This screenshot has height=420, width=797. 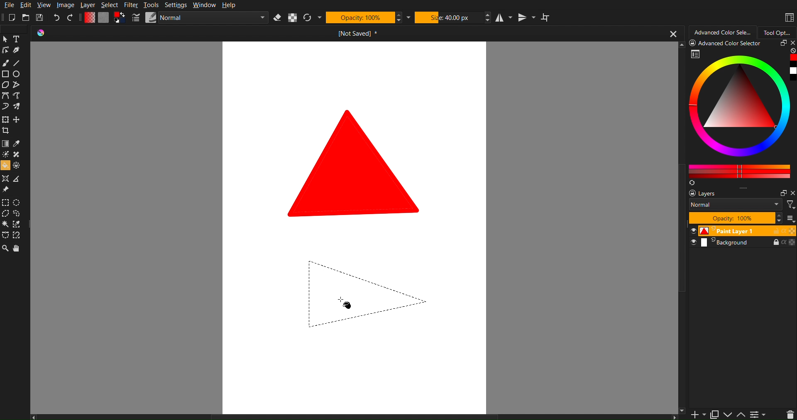 What do you see at coordinates (25, 17) in the screenshot?
I see `Open` at bounding box center [25, 17].